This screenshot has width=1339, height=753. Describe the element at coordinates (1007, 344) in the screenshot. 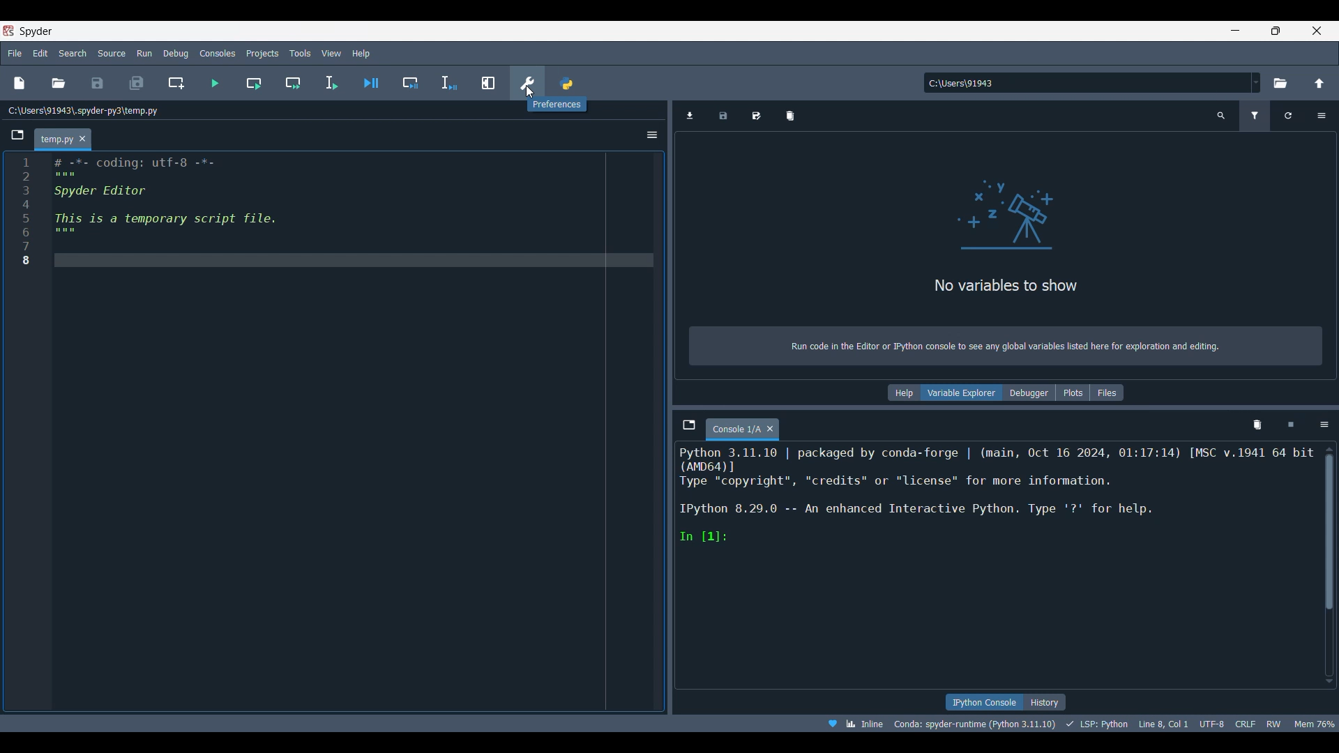

I see `notice` at that location.